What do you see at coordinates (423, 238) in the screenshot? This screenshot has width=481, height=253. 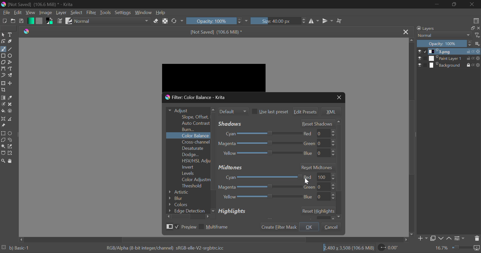 I see `Add Layer` at bounding box center [423, 238].